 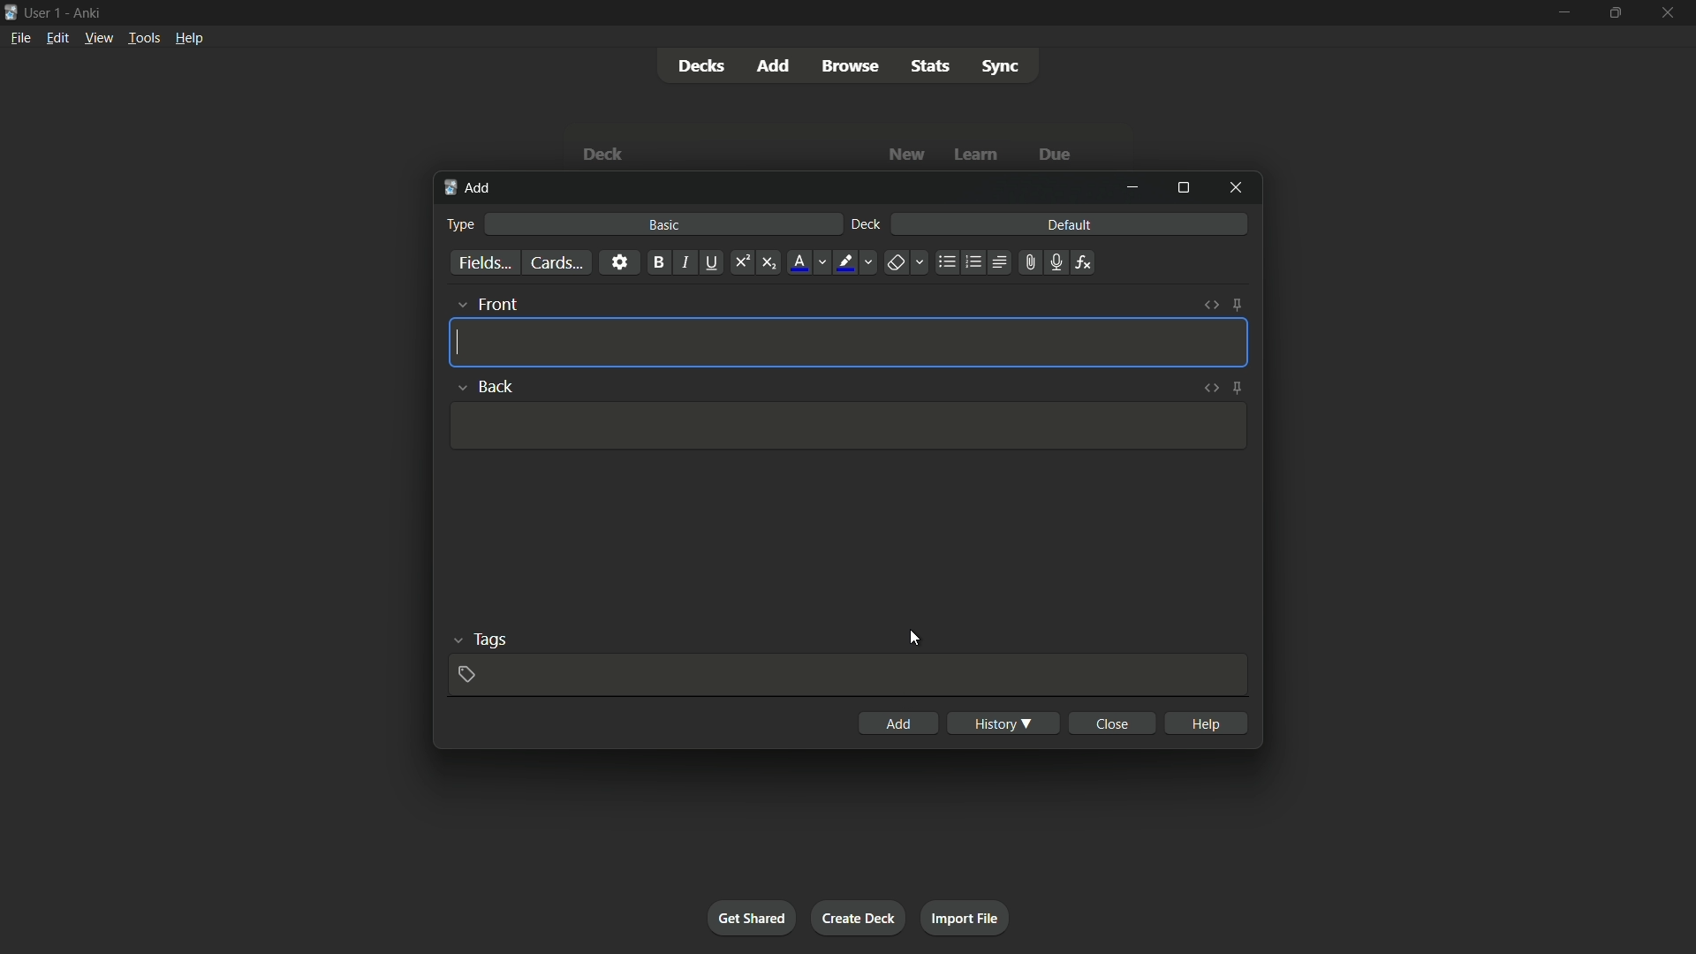 What do you see at coordinates (900, 723) in the screenshot?
I see `add` at bounding box center [900, 723].